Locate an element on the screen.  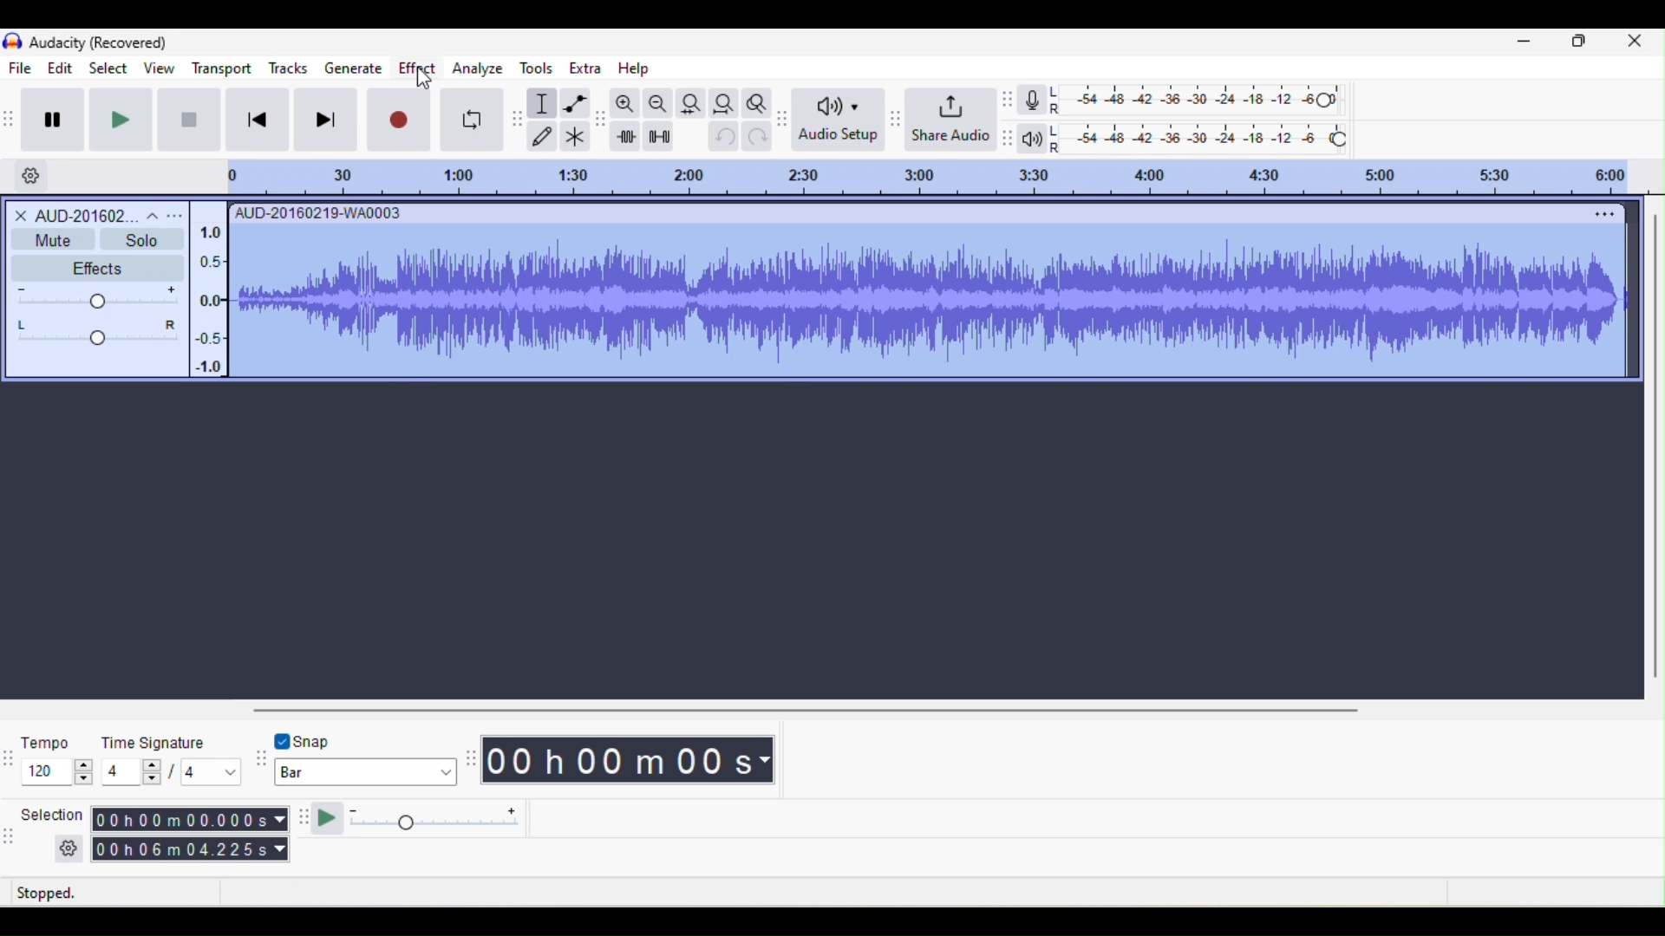
timeline options is located at coordinates (30, 177).